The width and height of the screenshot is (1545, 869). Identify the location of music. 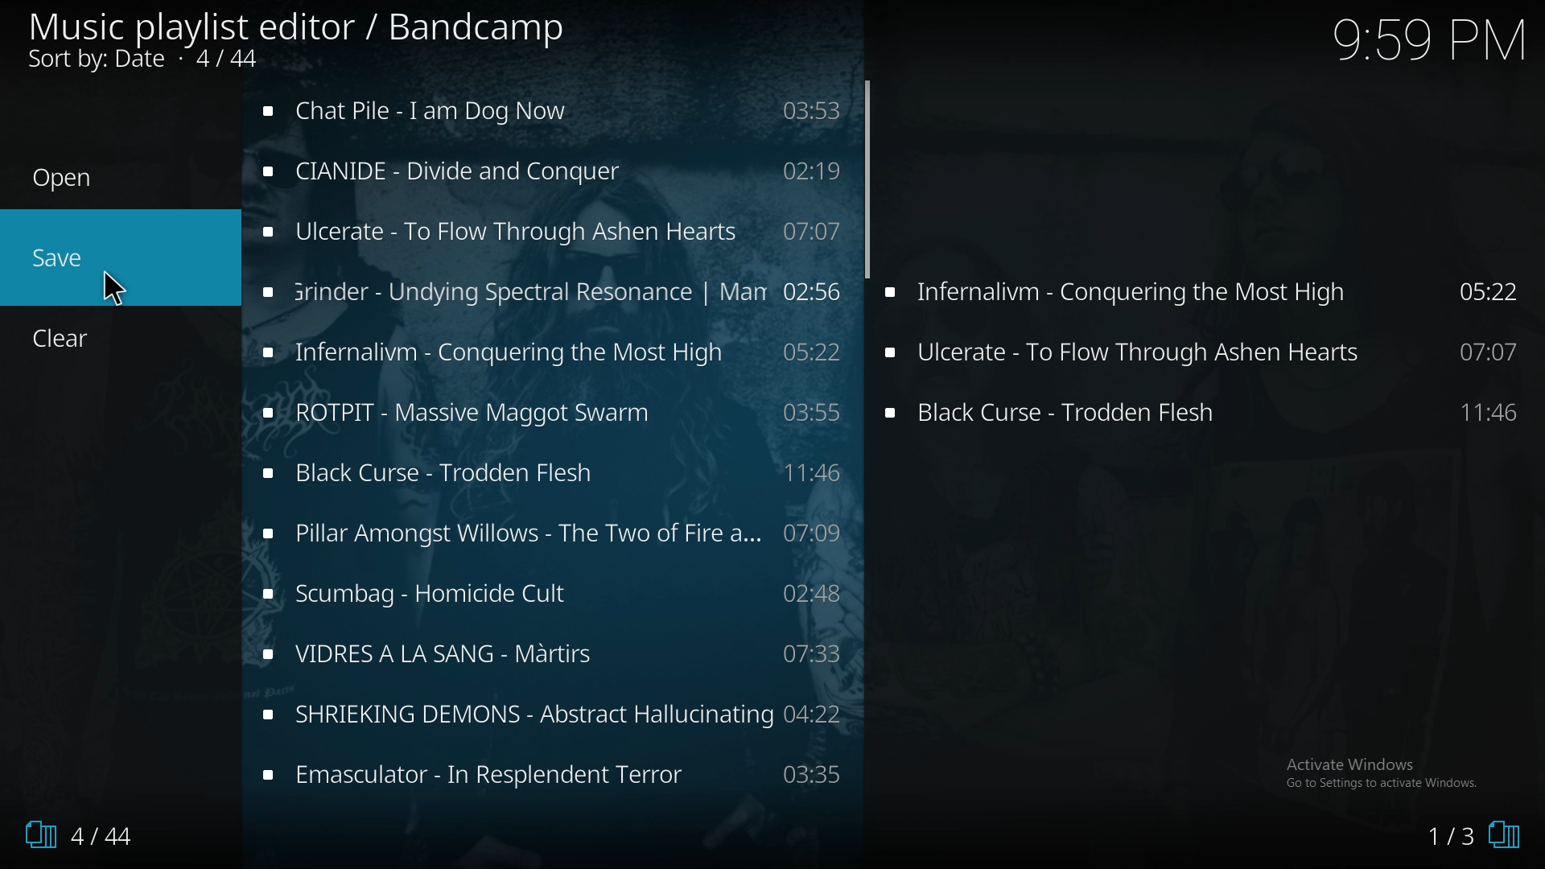
(549, 410).